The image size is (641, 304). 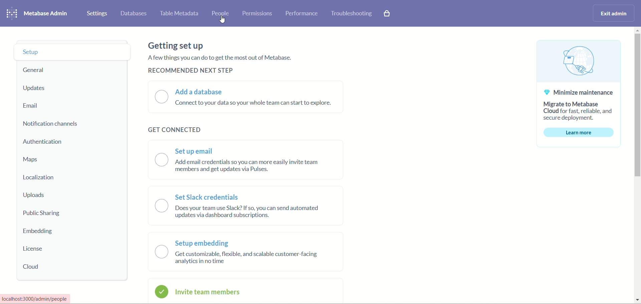 What do you see at coordinates (208, 293) in the screenshot?
I see `invite team members` at bounding box center [208, 293].